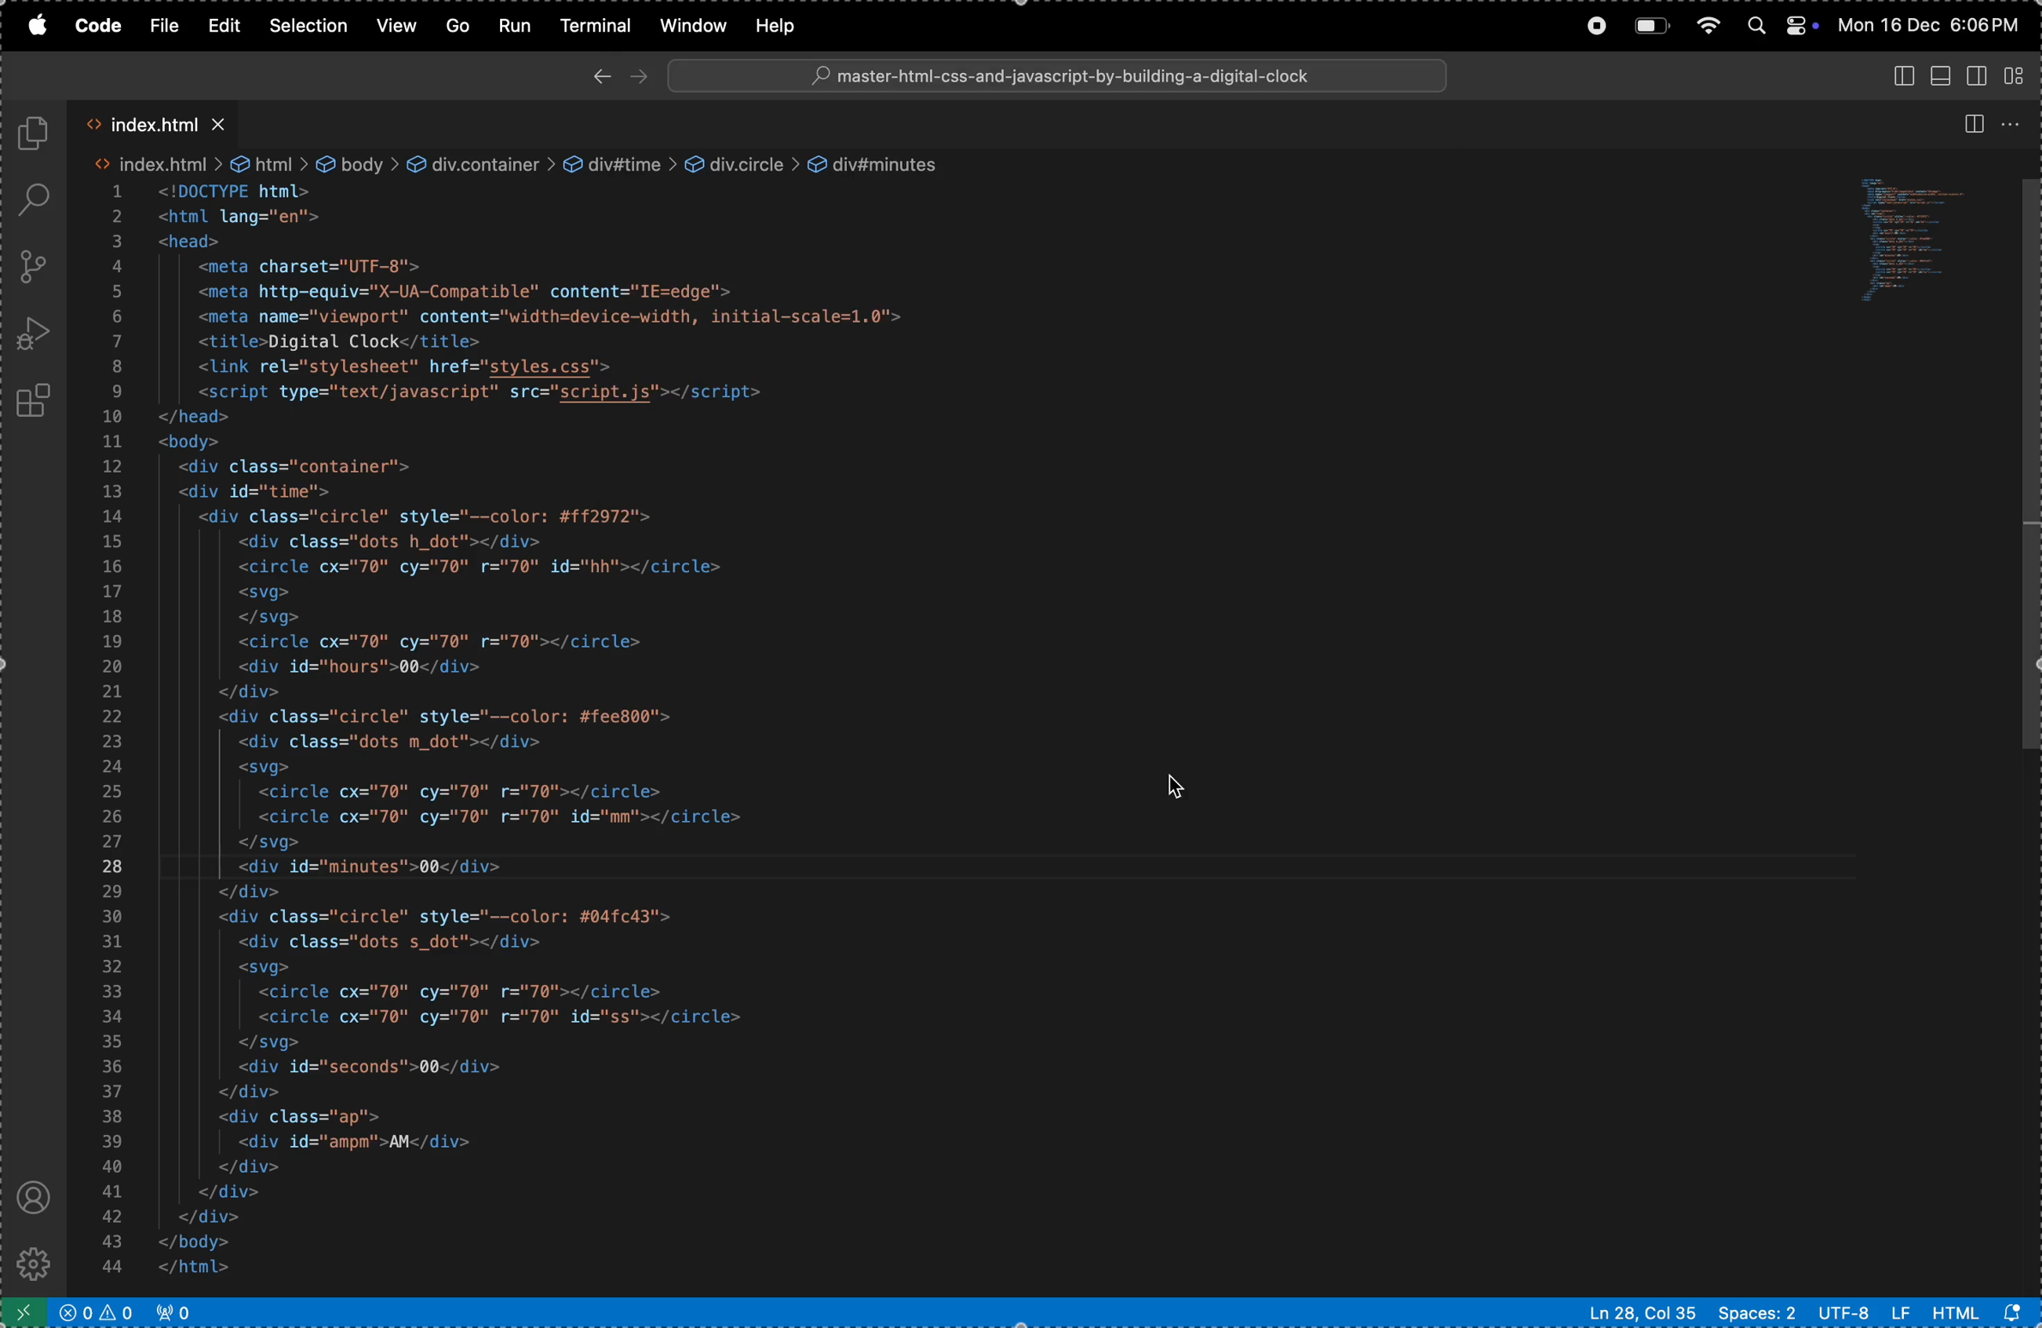  Describe the element at coordinates (1985, 1312) in the screenshot. I see `html alert` at that location.